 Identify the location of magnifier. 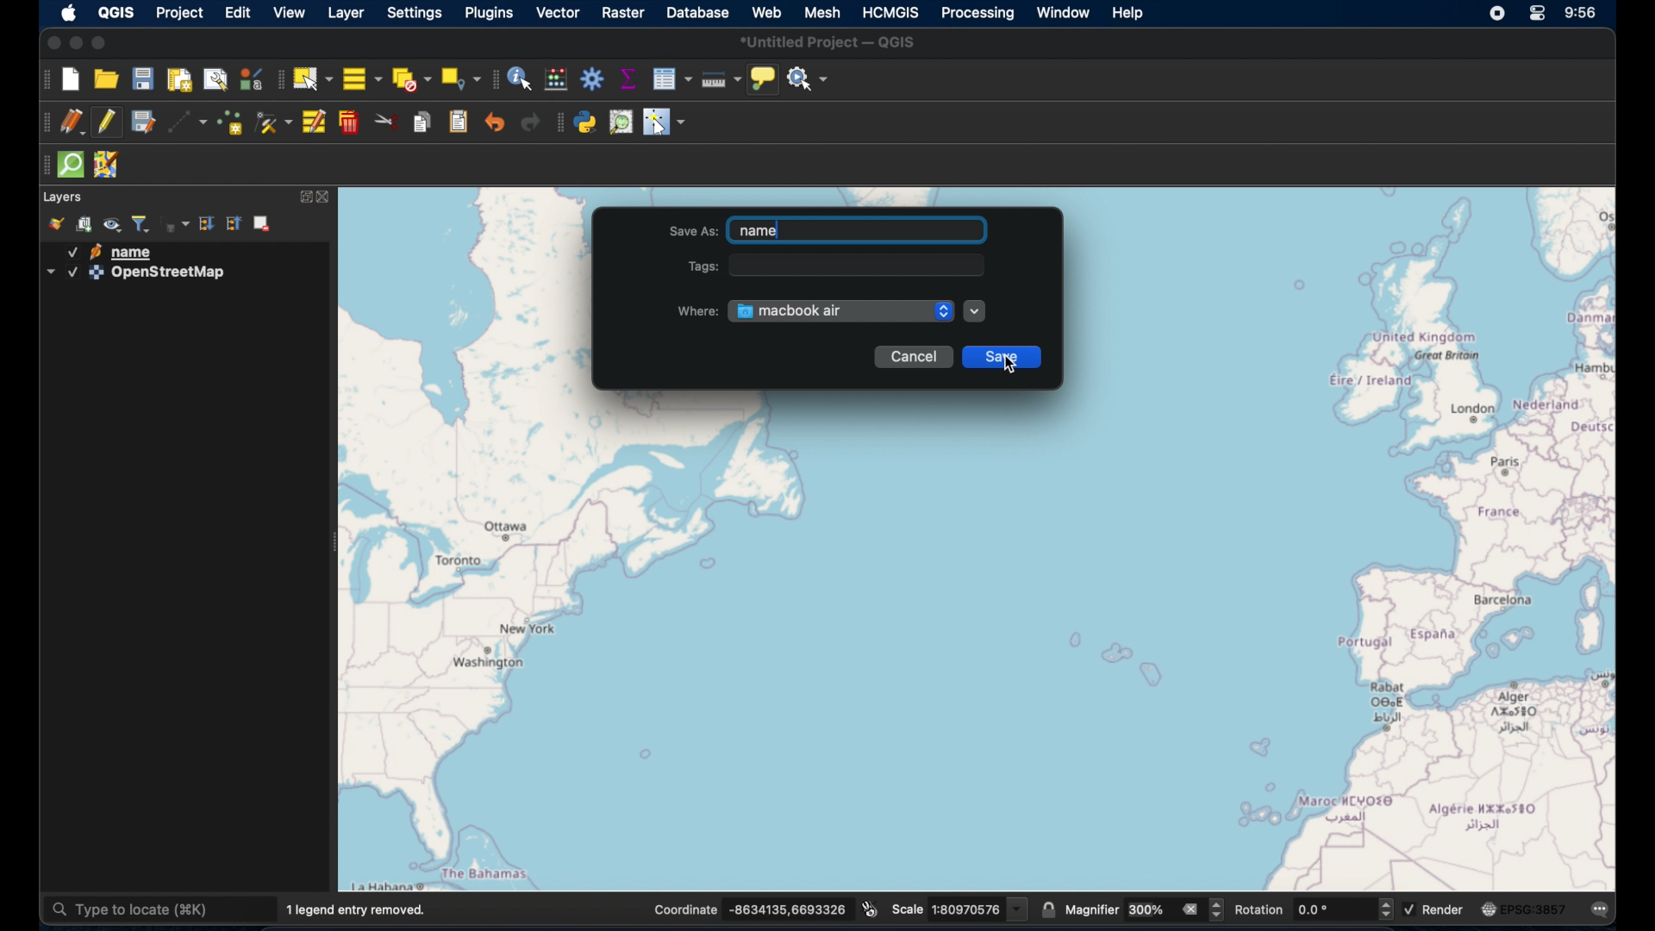
(1146, 909).